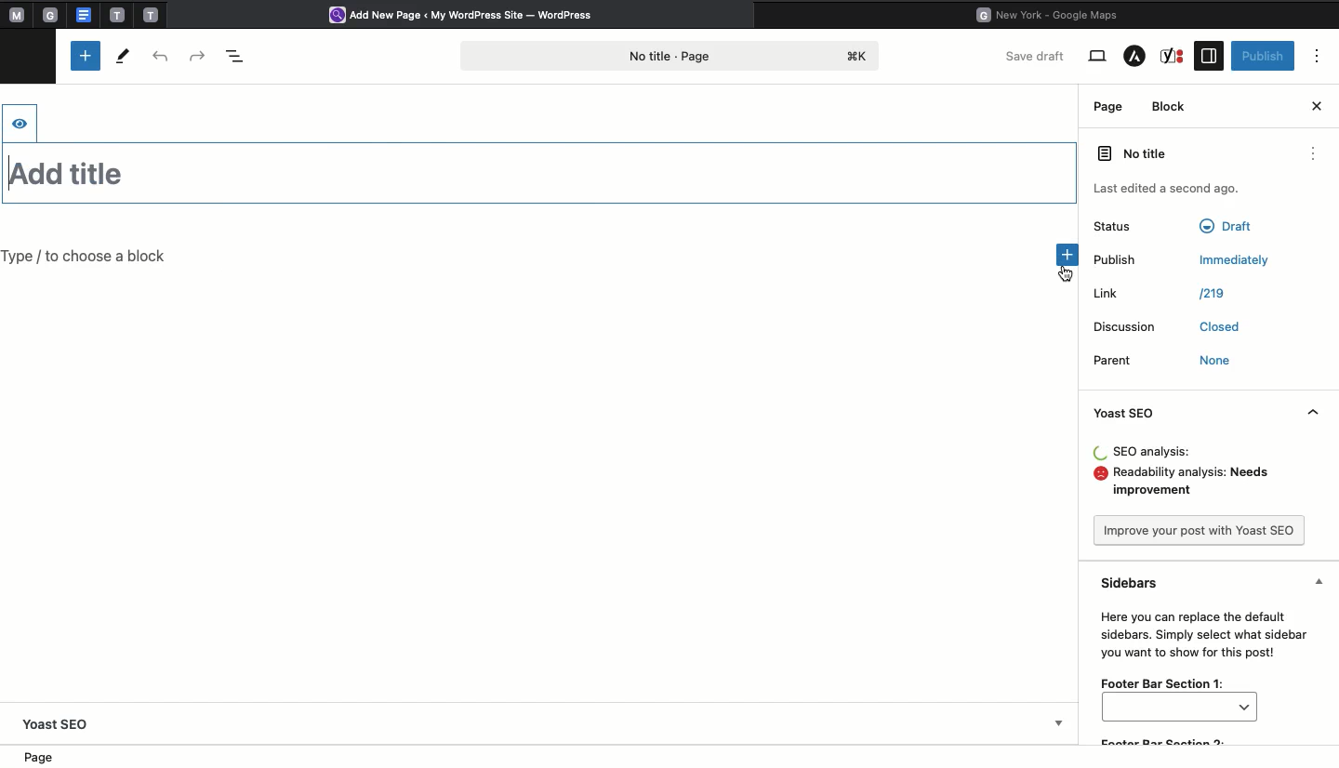  What do you see at coordinates (671, 757) in the screenshot?
I see `Location` at bounding box center [671, 757].